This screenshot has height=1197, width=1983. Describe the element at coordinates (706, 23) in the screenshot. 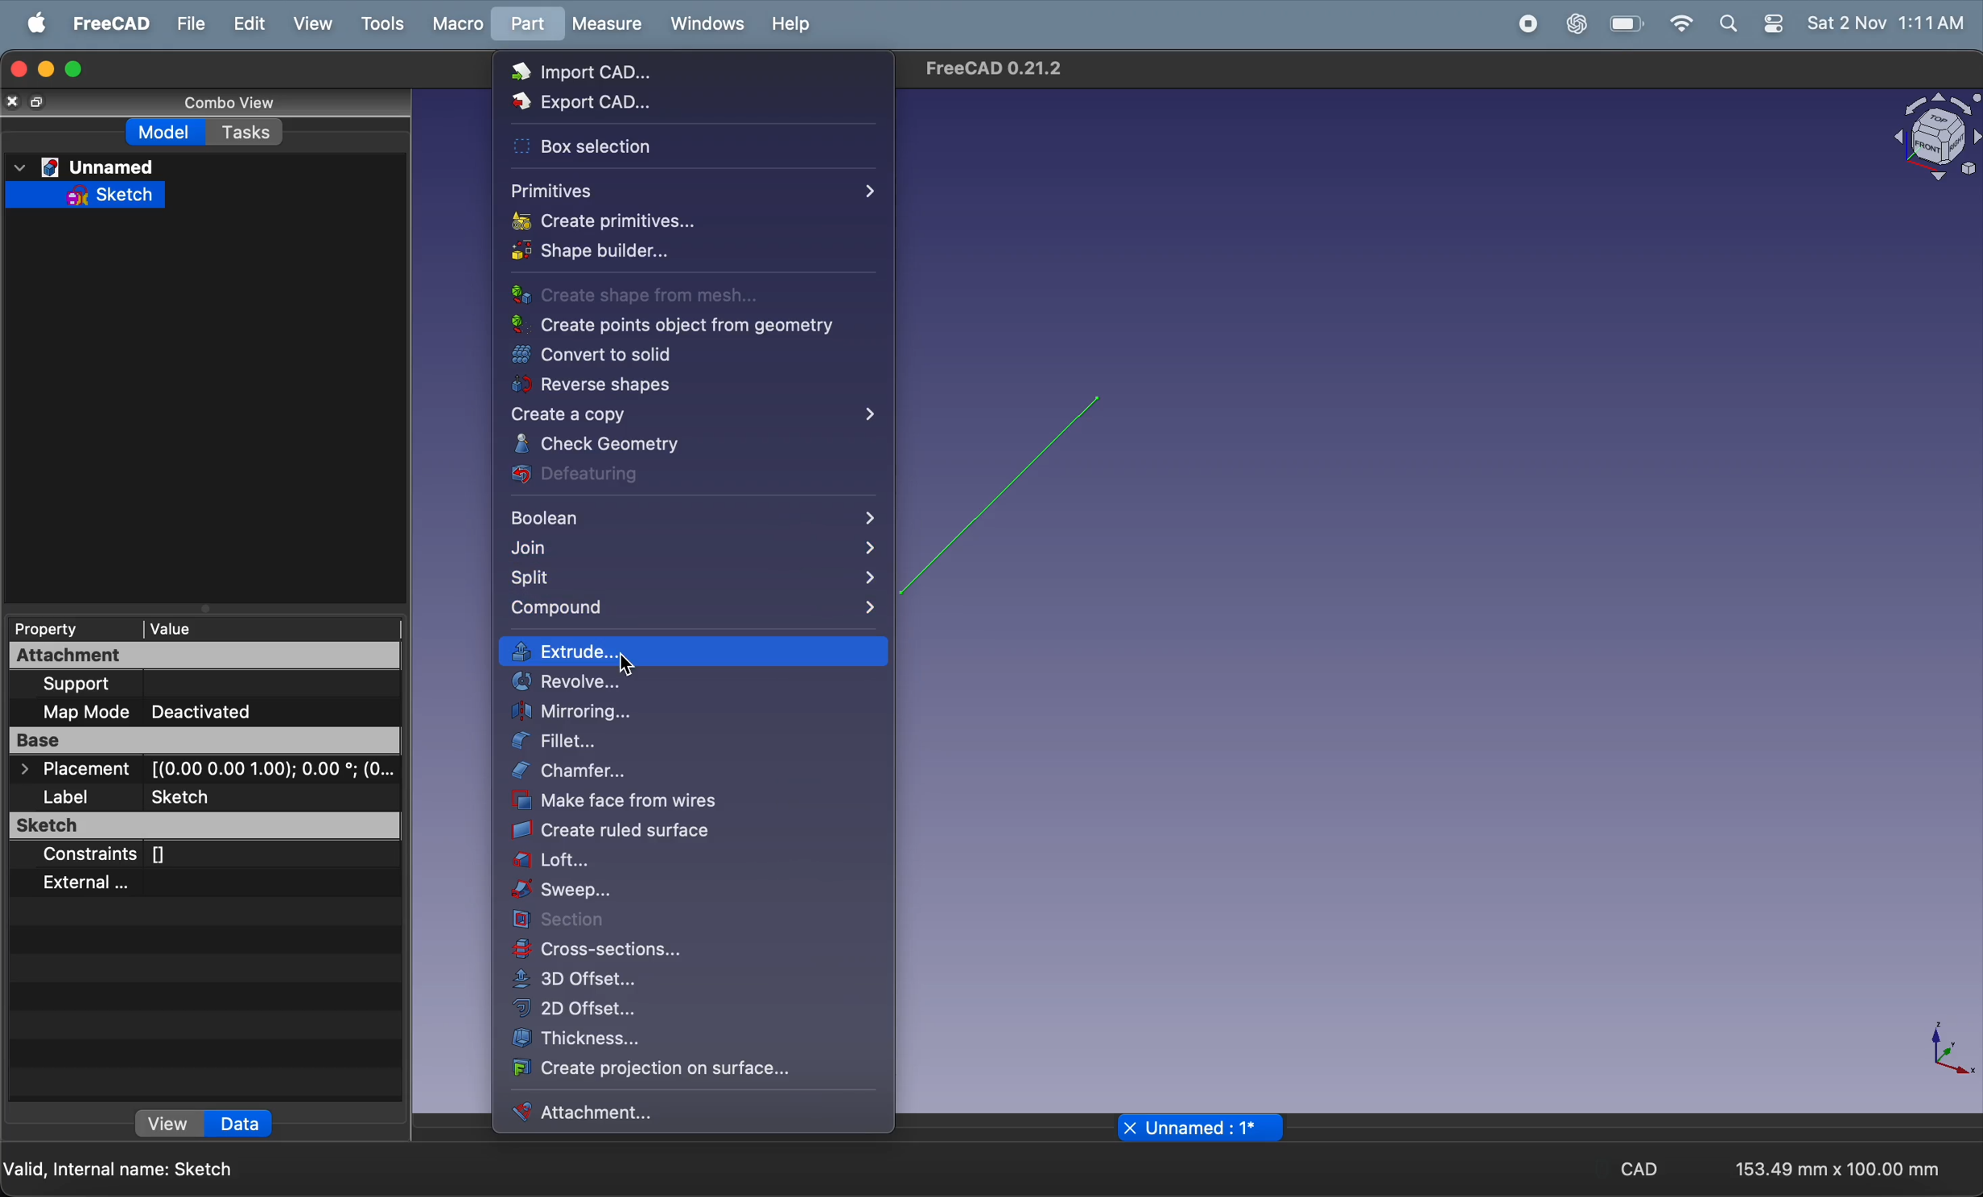

I see `windows` at that location.